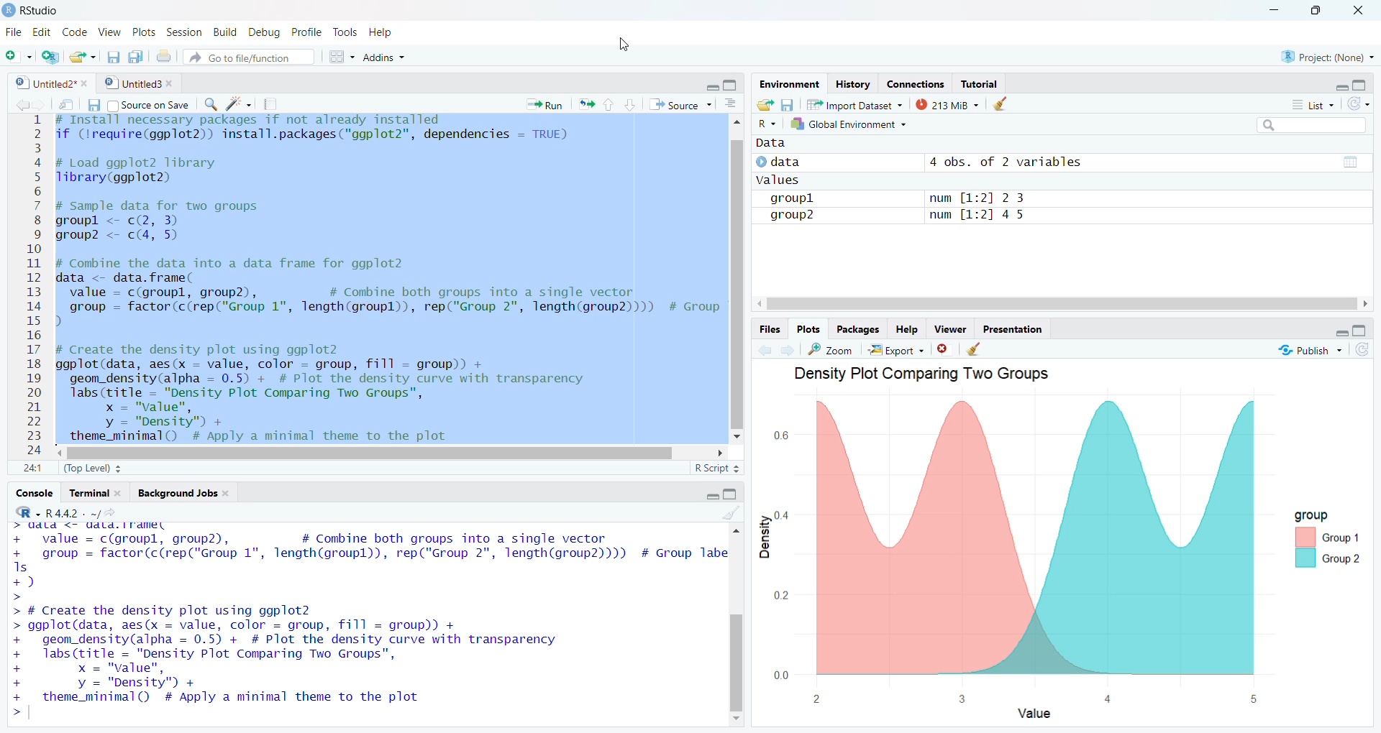 This screenshot has height=733, width=1381. Describe the element at coordinates (981, 82) in the screenshot. I see `tutorial` at that location.